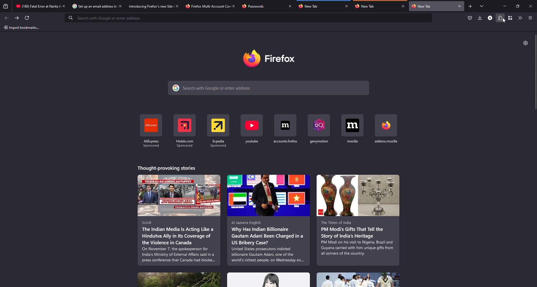 This screenshot has height=287, width=537. Describe the element at coordinates (27, 18) in the screenshot. I see `refresh` at that location.